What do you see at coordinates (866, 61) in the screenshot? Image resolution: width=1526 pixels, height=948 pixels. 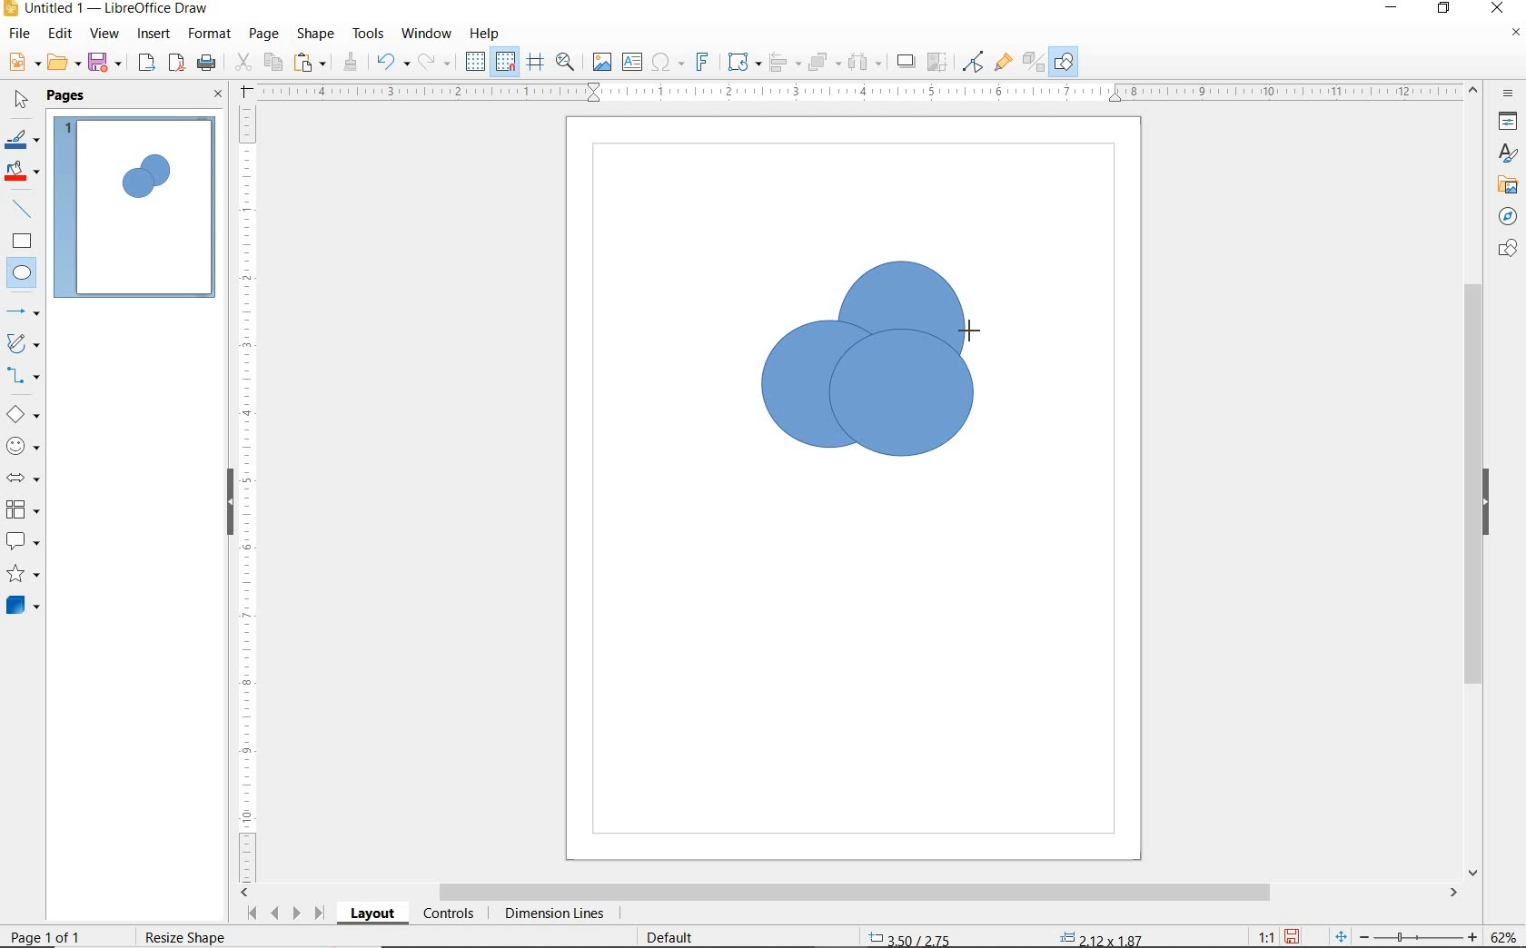 I see `SELECT AT LEAST 3 OBJECTS TO DISTRIBUTE` at bounding box center [866, 61].